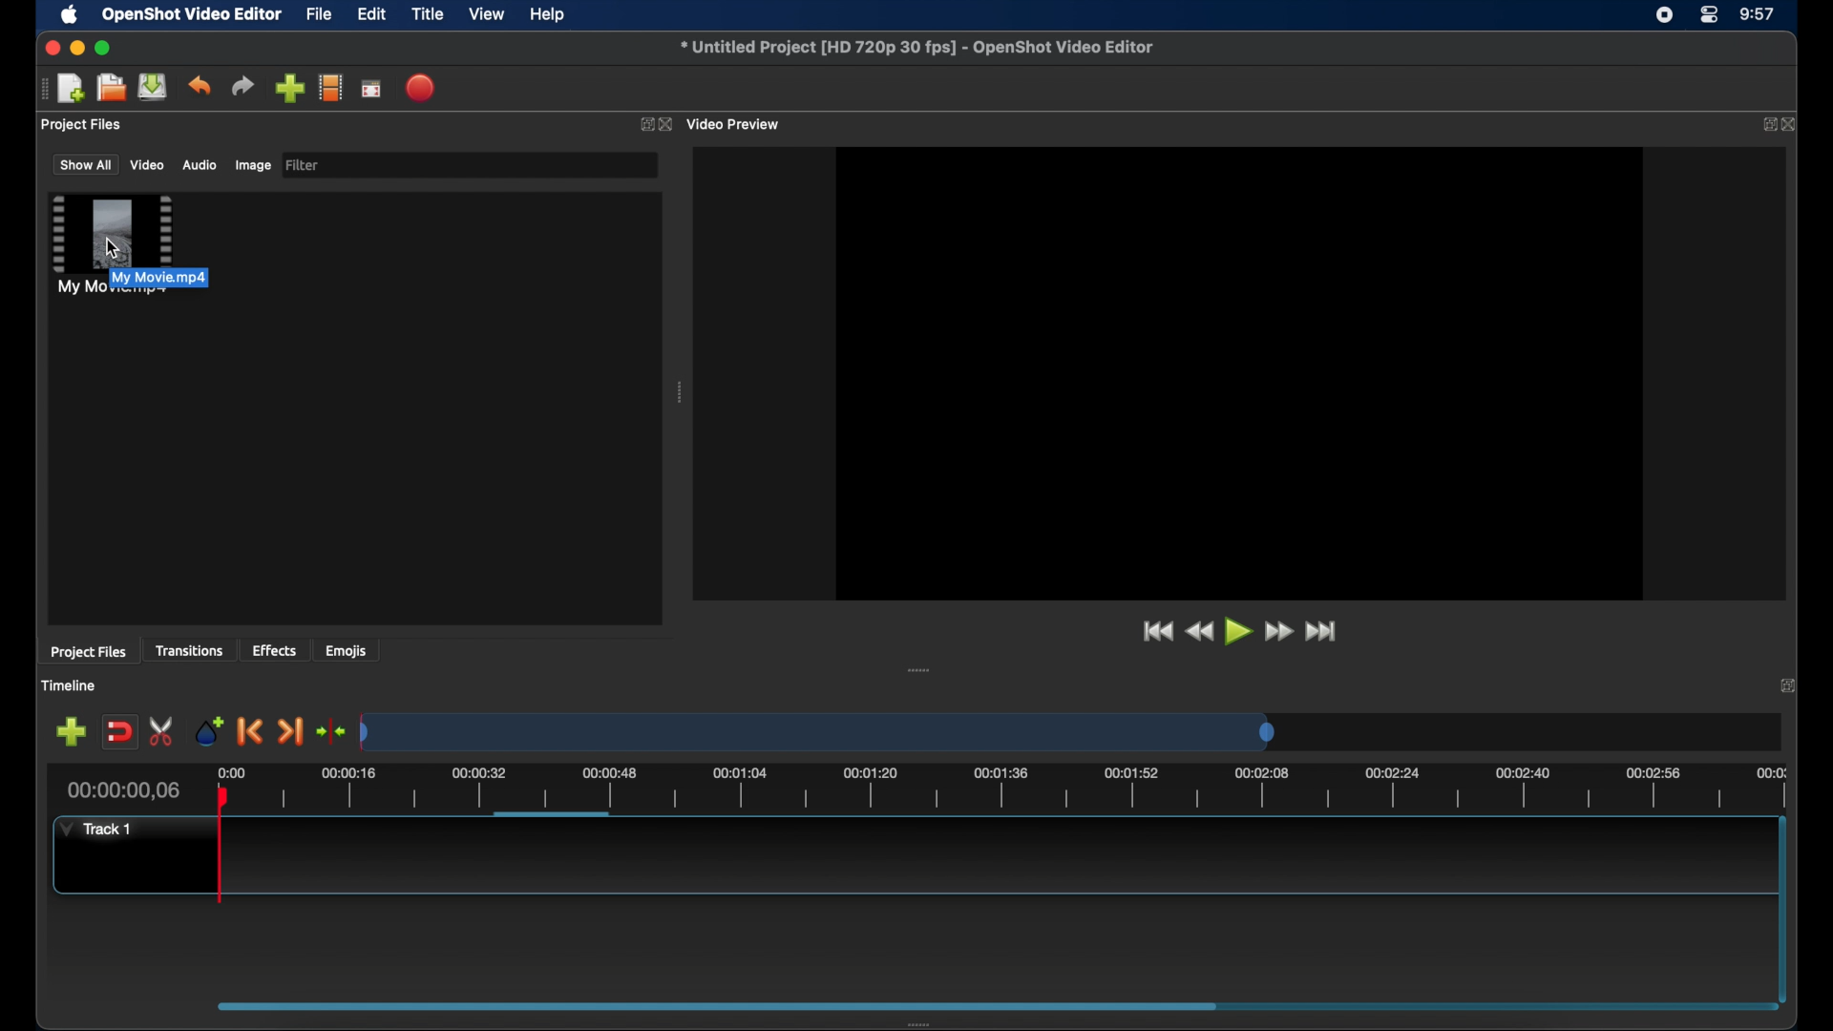 This screenshot has width=1833, height=1031. I want to click on scroll box, so click(710, 1005).